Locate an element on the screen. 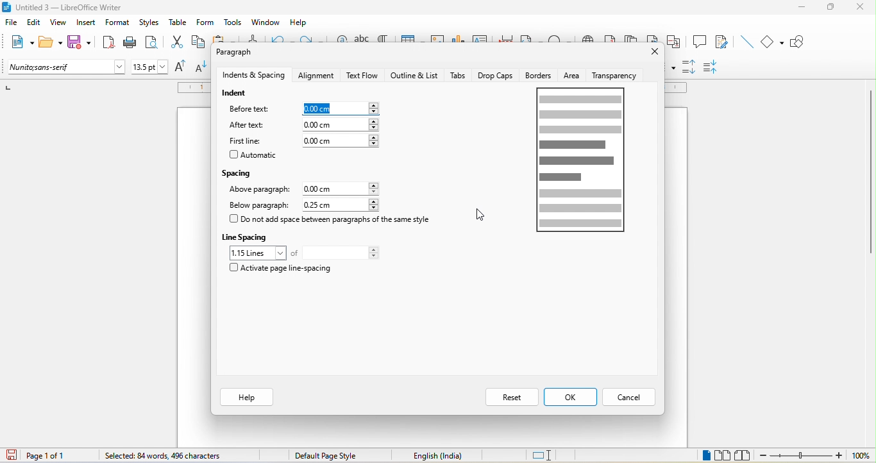 This screenshot has height=463, width=876. spacing is located at coordinates (242, 175).